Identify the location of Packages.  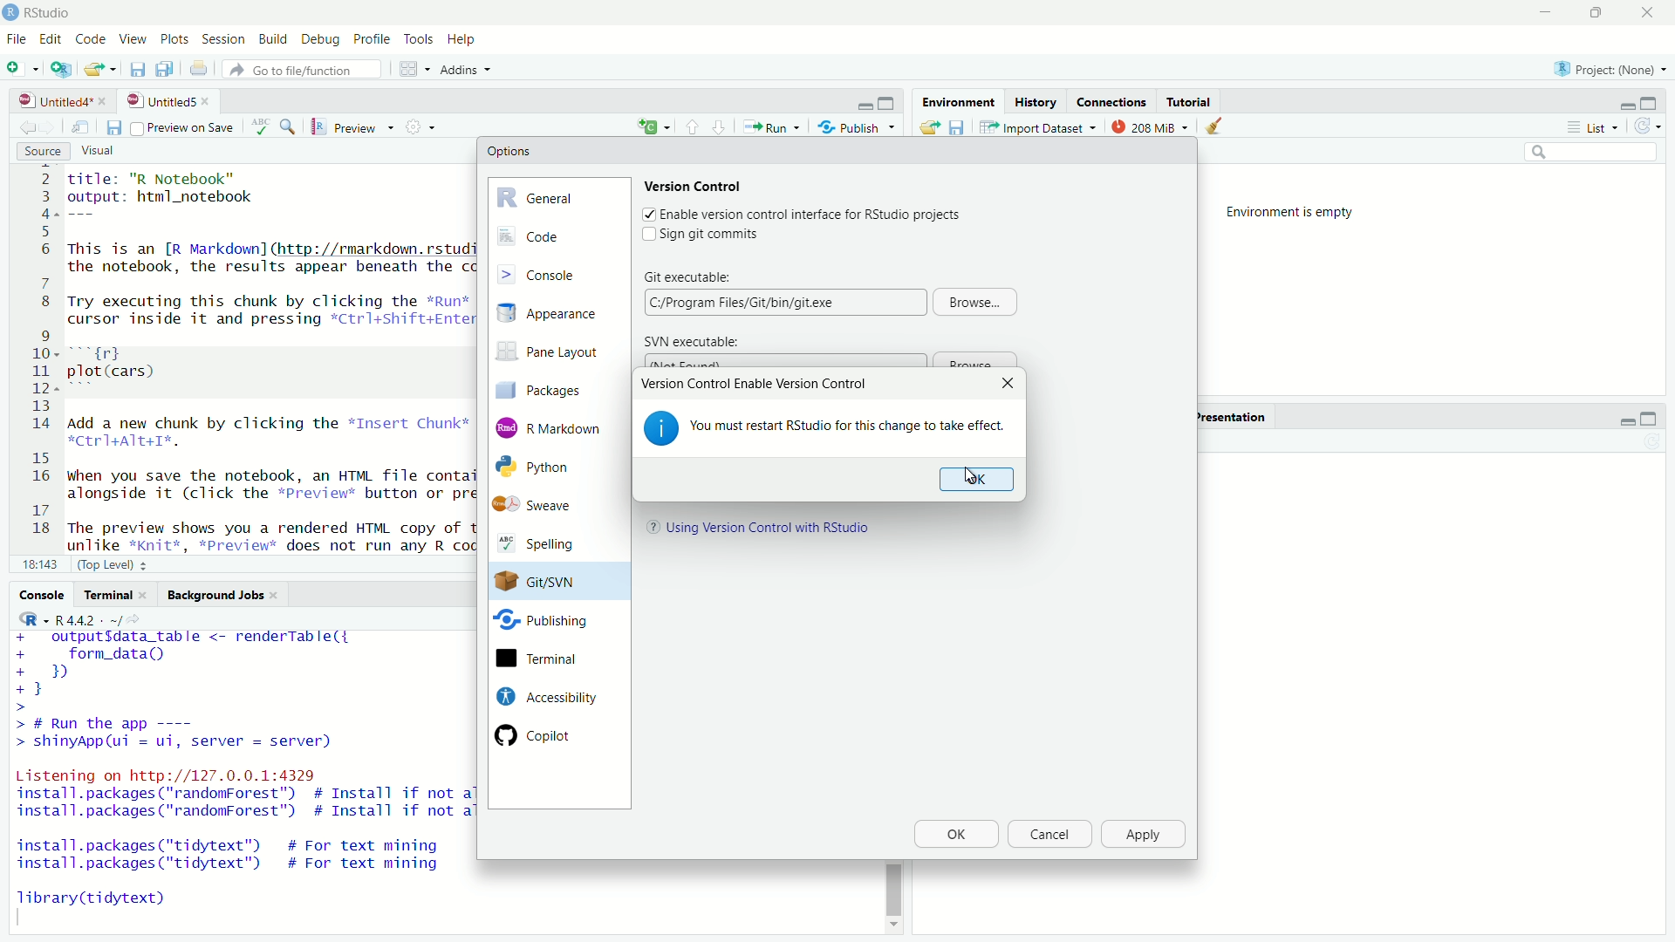
(553, 389).